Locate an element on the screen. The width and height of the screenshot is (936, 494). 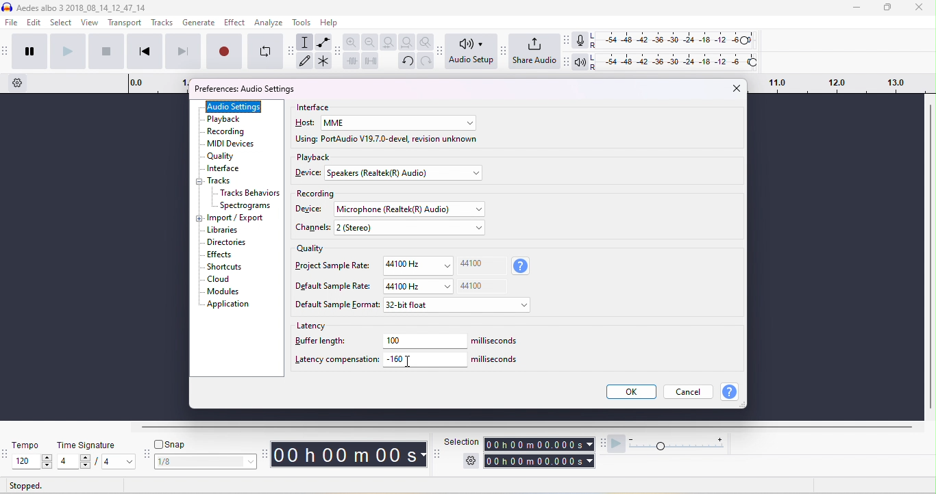
pause is located at coordinates (29, 50).